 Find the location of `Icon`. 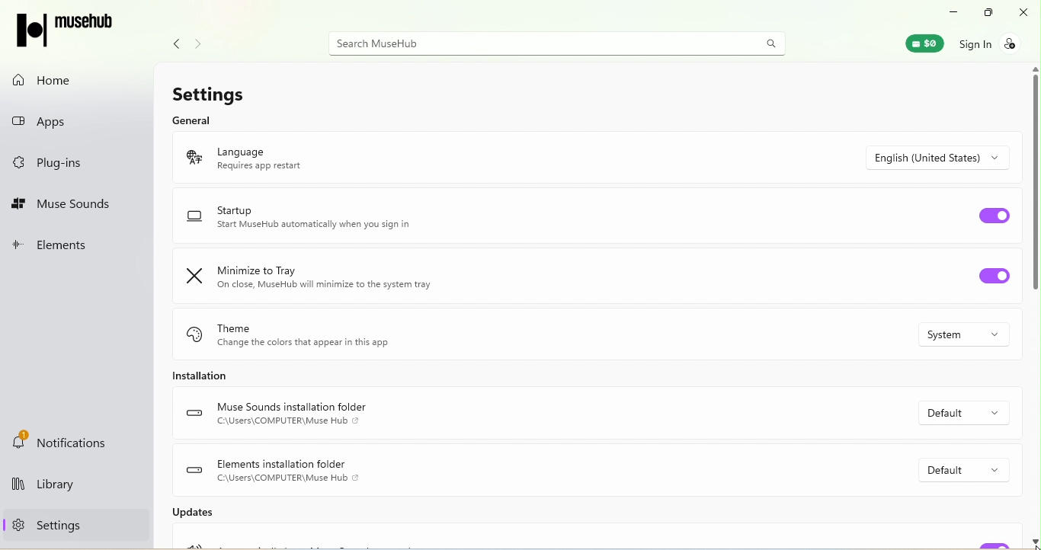

Icon is located at coordinates (191, 276).